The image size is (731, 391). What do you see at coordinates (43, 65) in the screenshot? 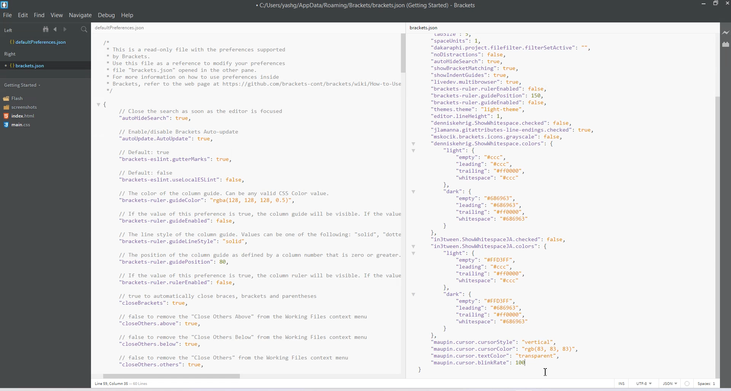
I see `bracket.json` at bounding box center [43, 65].